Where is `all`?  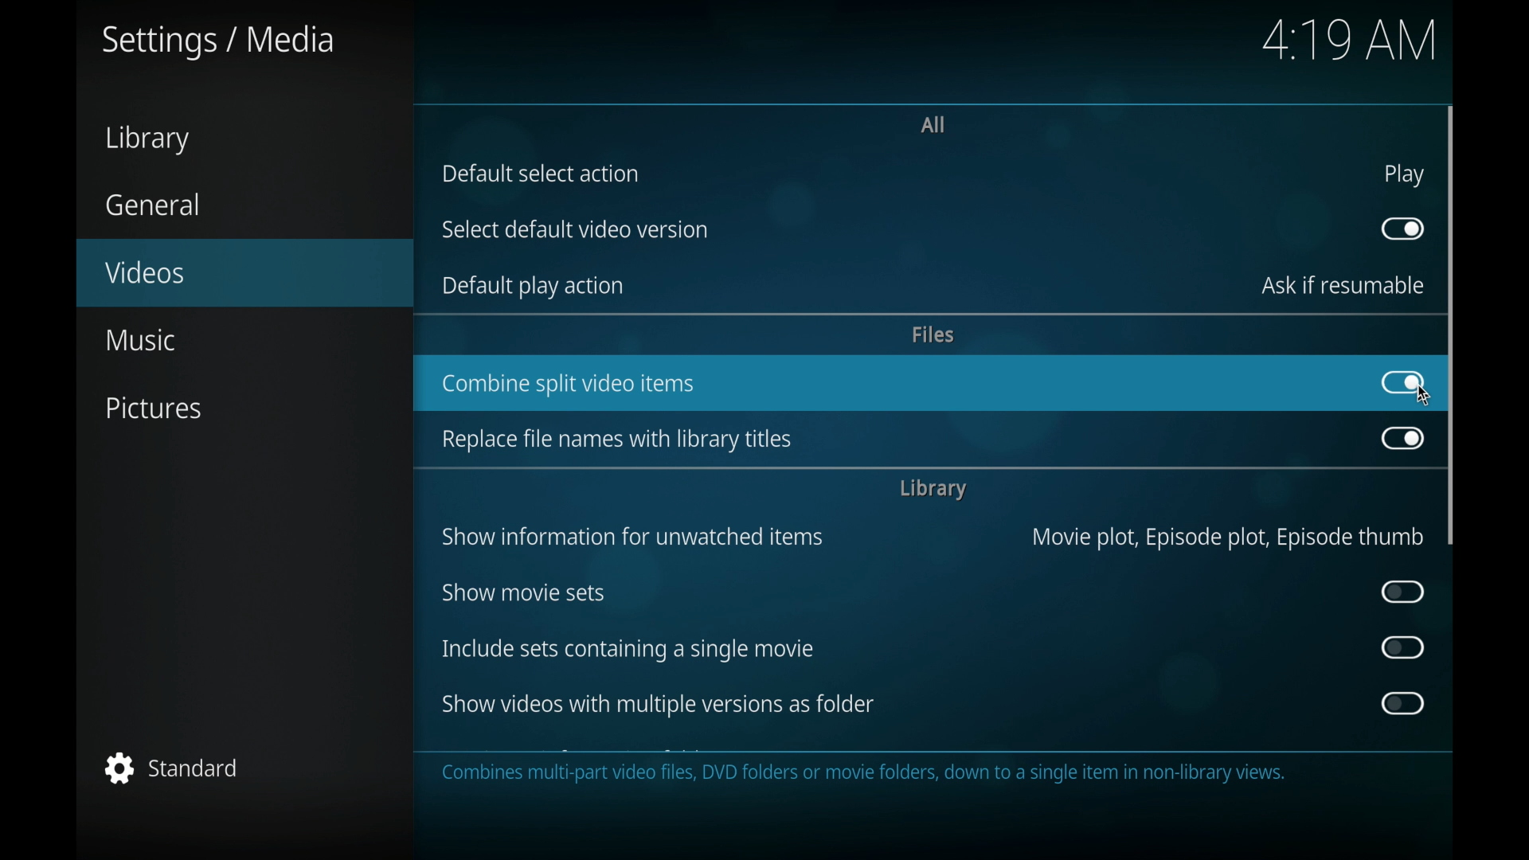 all is located at coordinates (933, 124).